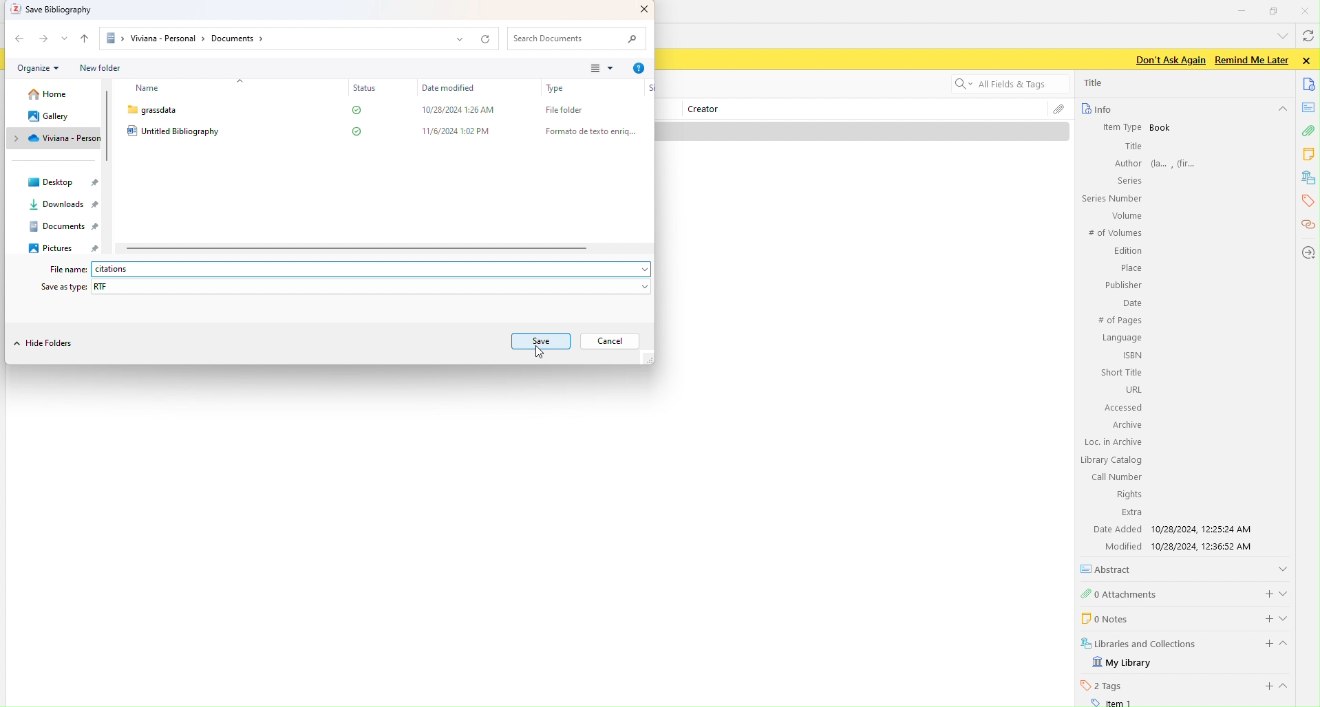 This screenshot has width=1320, height=707. I want to click on add, so click(1265, 592).